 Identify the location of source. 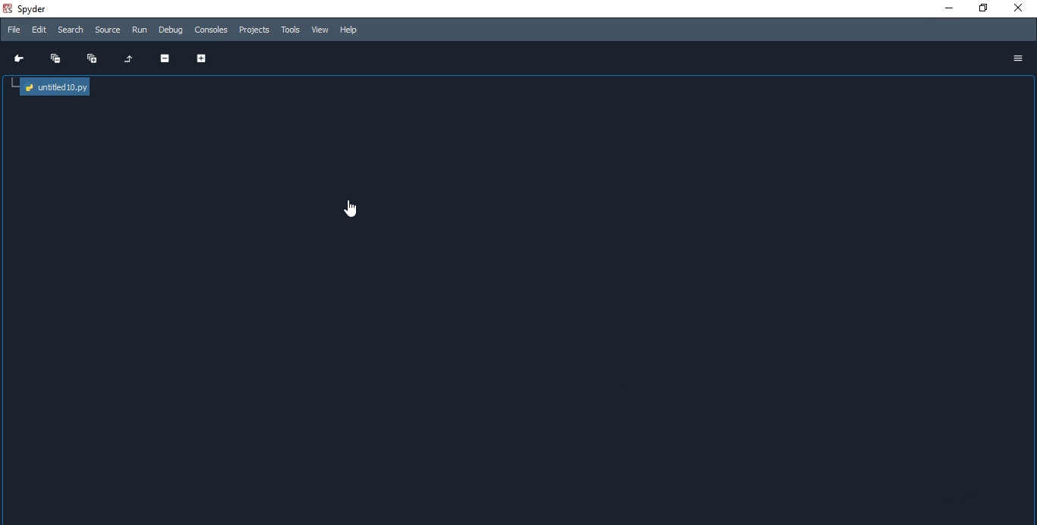
(109, 30).